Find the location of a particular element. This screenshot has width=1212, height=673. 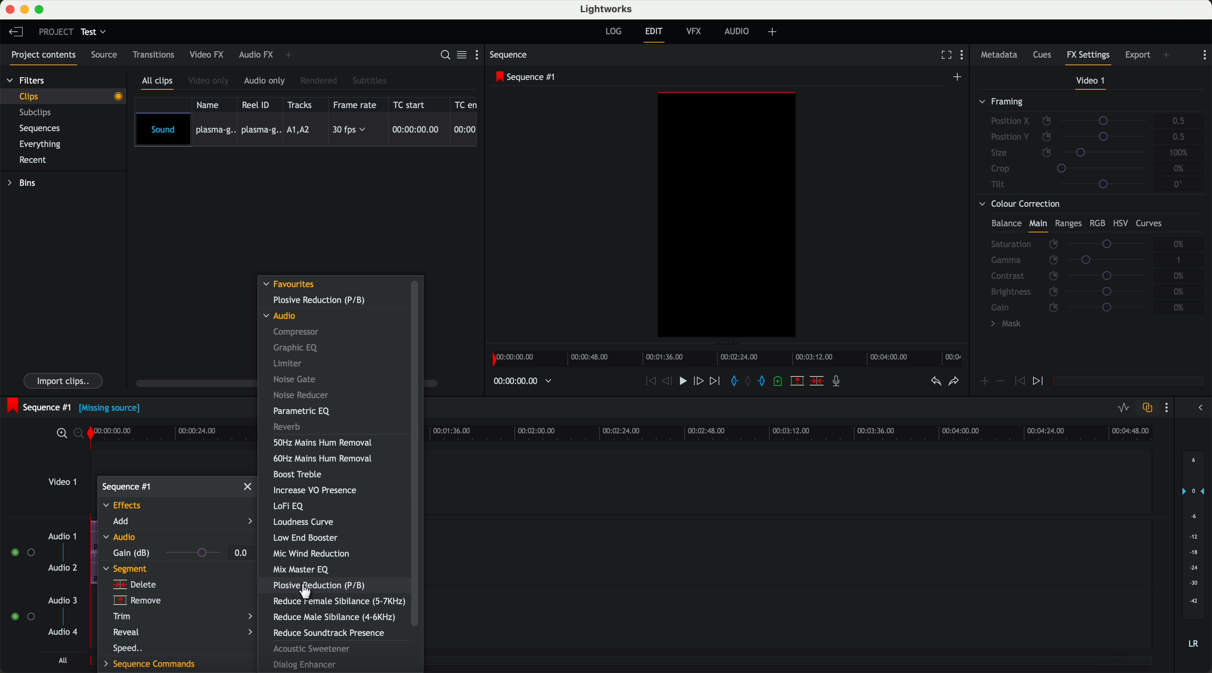

imported sound is located at coordinates (306, 130).